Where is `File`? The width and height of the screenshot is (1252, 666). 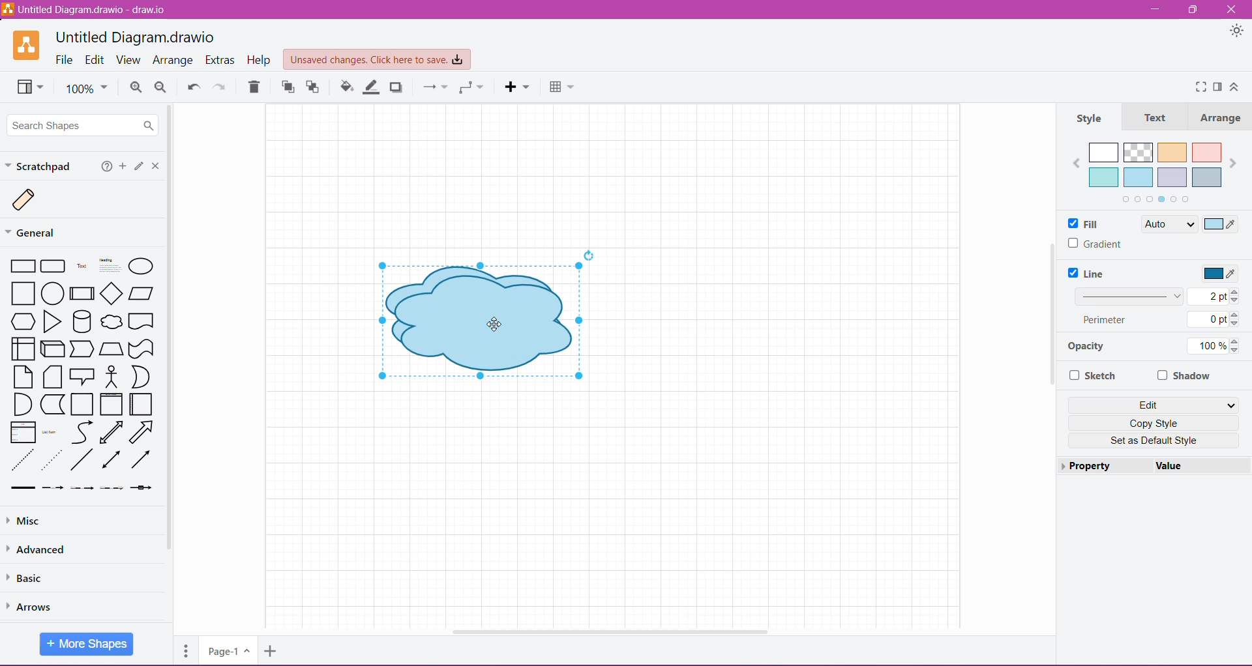 File is located at coordinates (63, 59).